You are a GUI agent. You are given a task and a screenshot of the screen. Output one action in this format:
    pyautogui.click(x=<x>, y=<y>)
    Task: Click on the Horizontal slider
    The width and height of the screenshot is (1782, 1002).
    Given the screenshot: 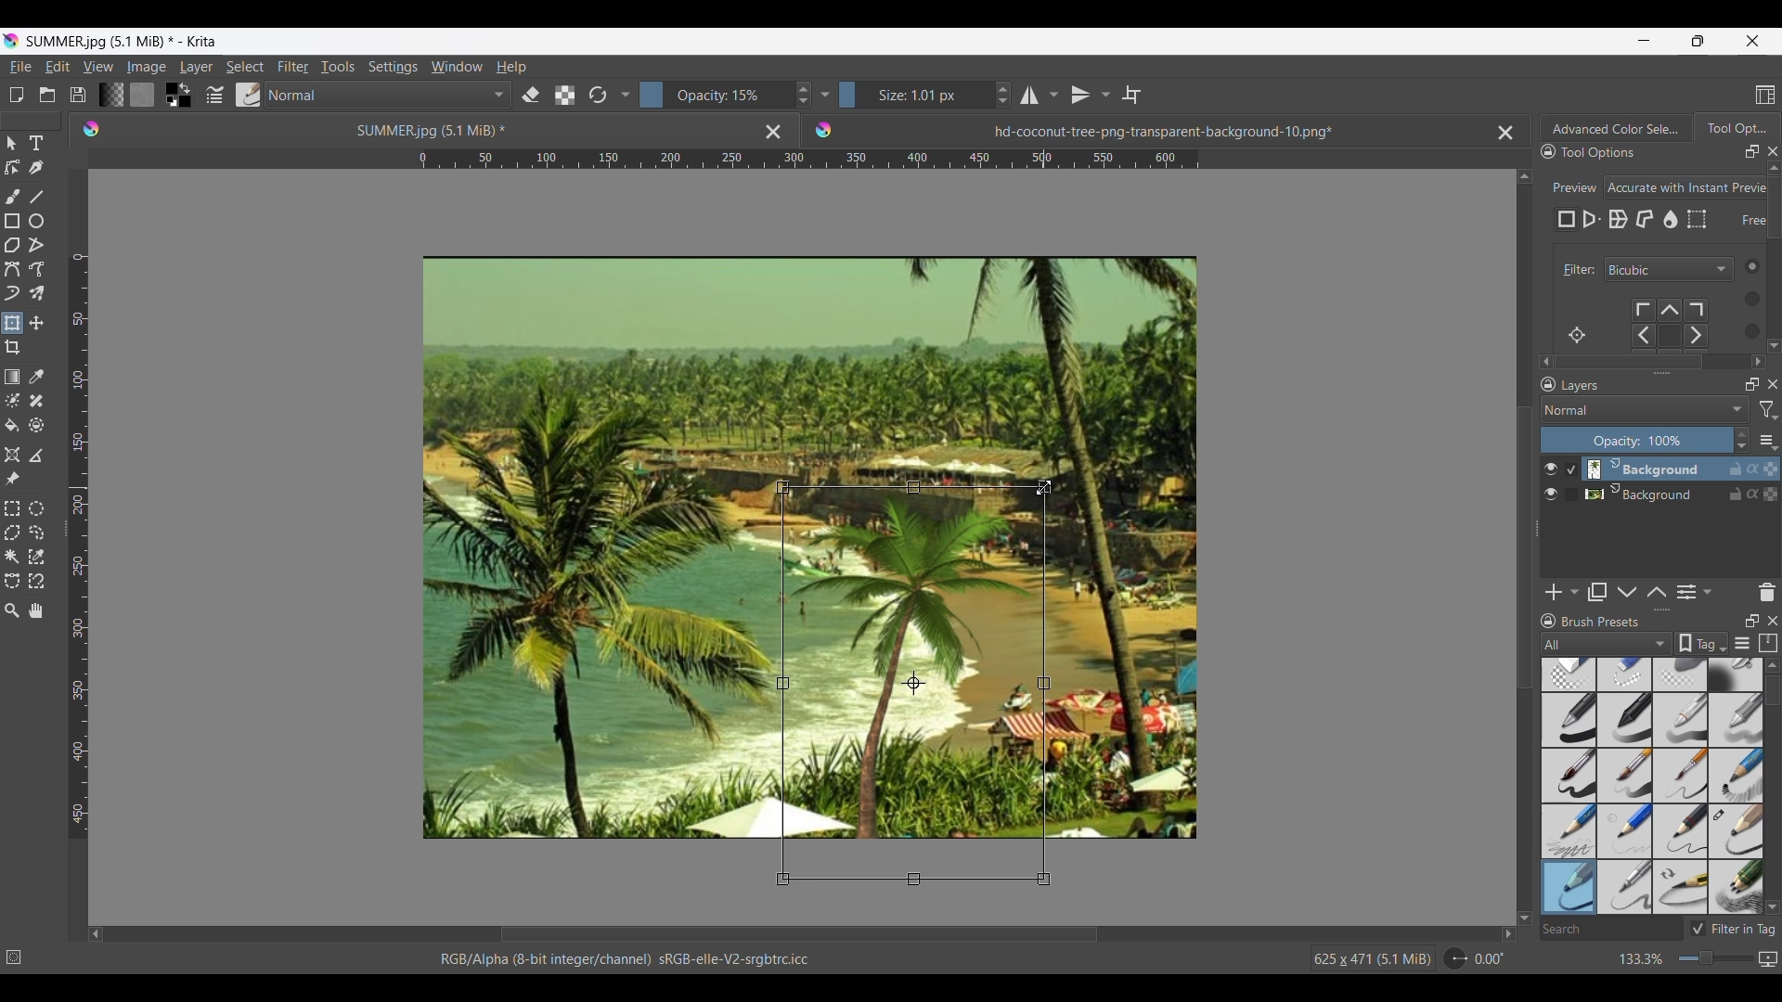 What is the action you would take?
    pyautogui.click(x=799, y=934)
    